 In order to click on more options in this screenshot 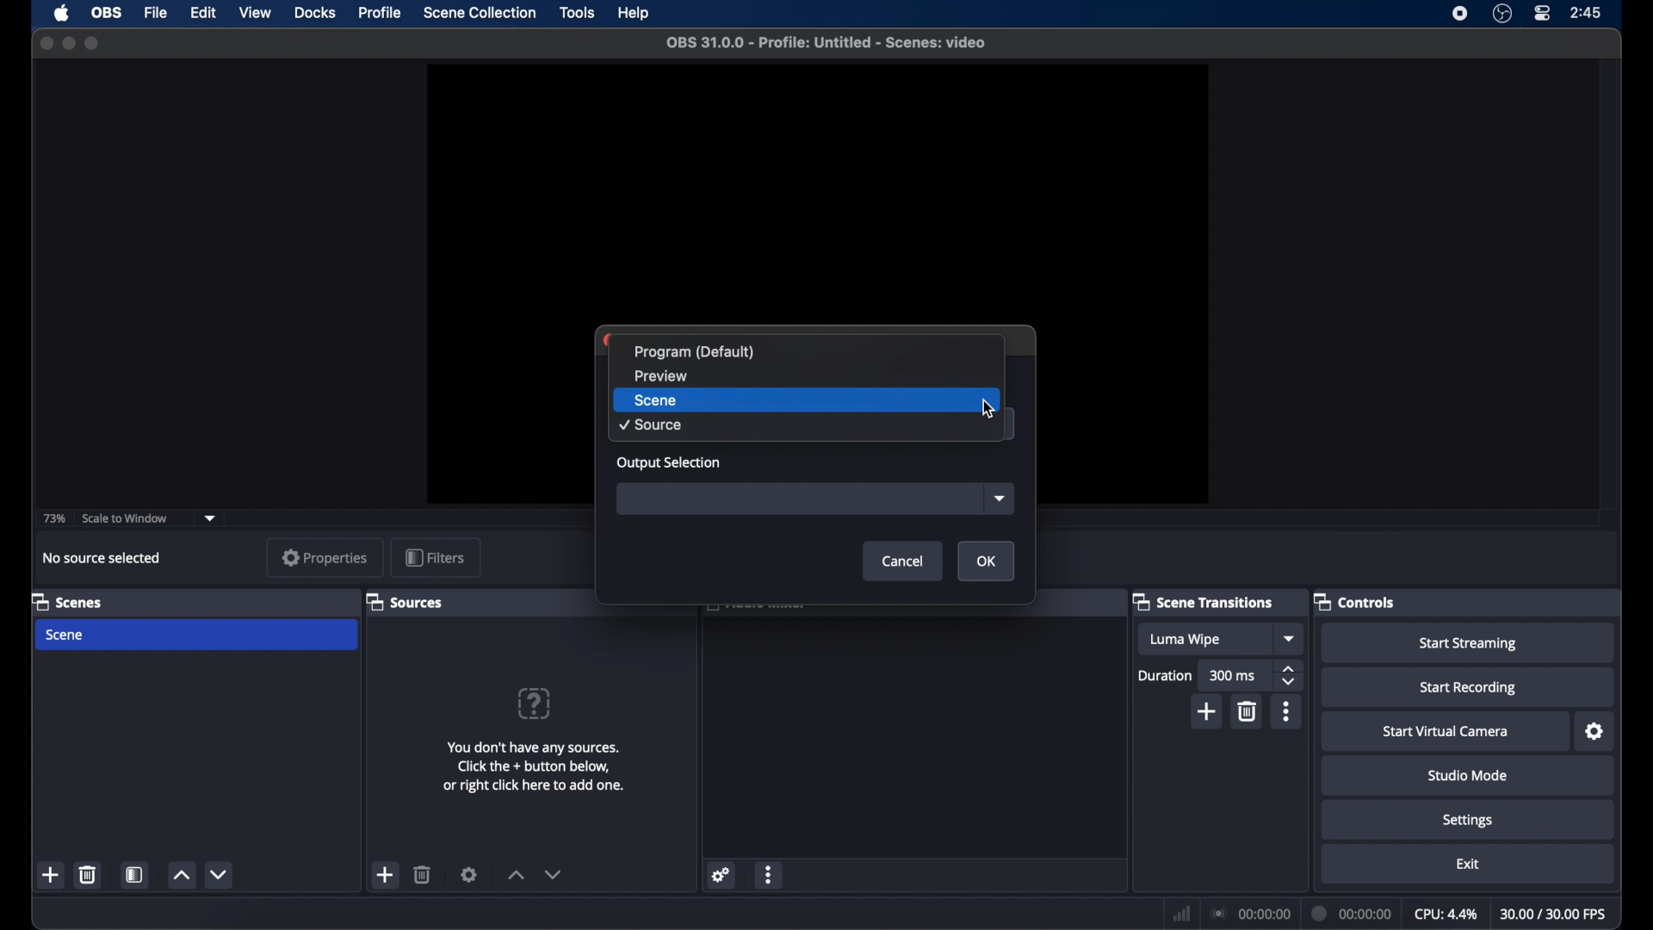, I will do `click(1287, 711)`.